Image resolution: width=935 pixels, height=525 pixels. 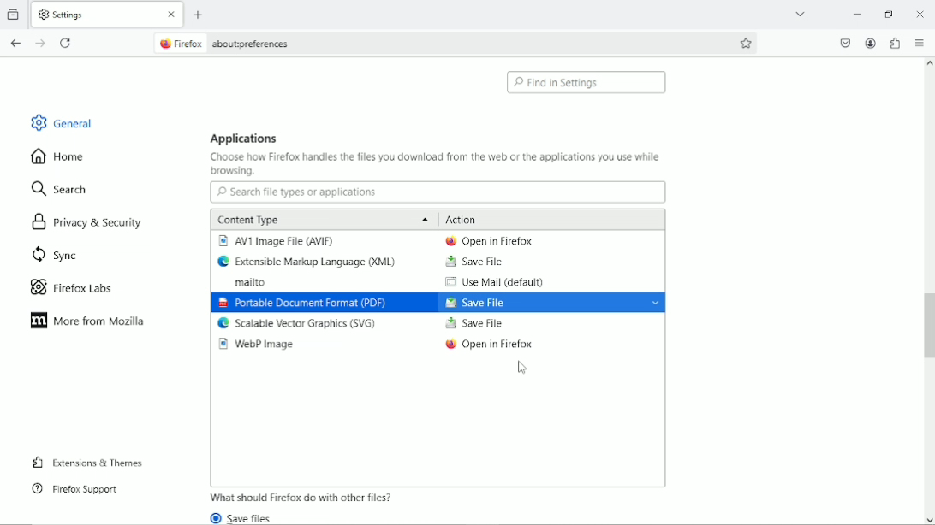 What do you see at coordinates (87, 321) in the screenshot?
I see `More from Mozilla` at bounding box center [87, 321].